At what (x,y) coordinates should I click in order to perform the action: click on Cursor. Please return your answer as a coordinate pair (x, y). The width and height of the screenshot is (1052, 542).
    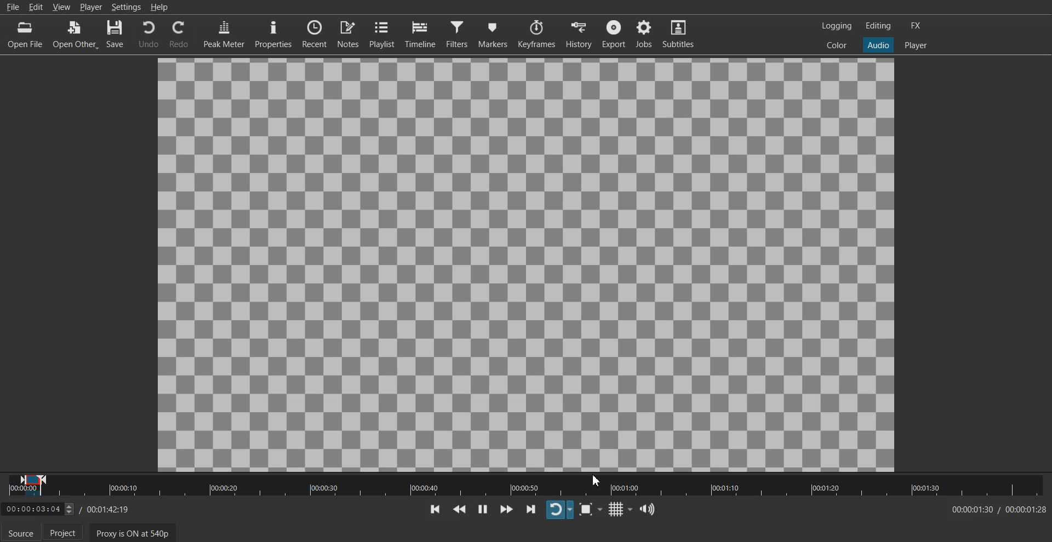
    Looking at the image, I should click on (598, 479).